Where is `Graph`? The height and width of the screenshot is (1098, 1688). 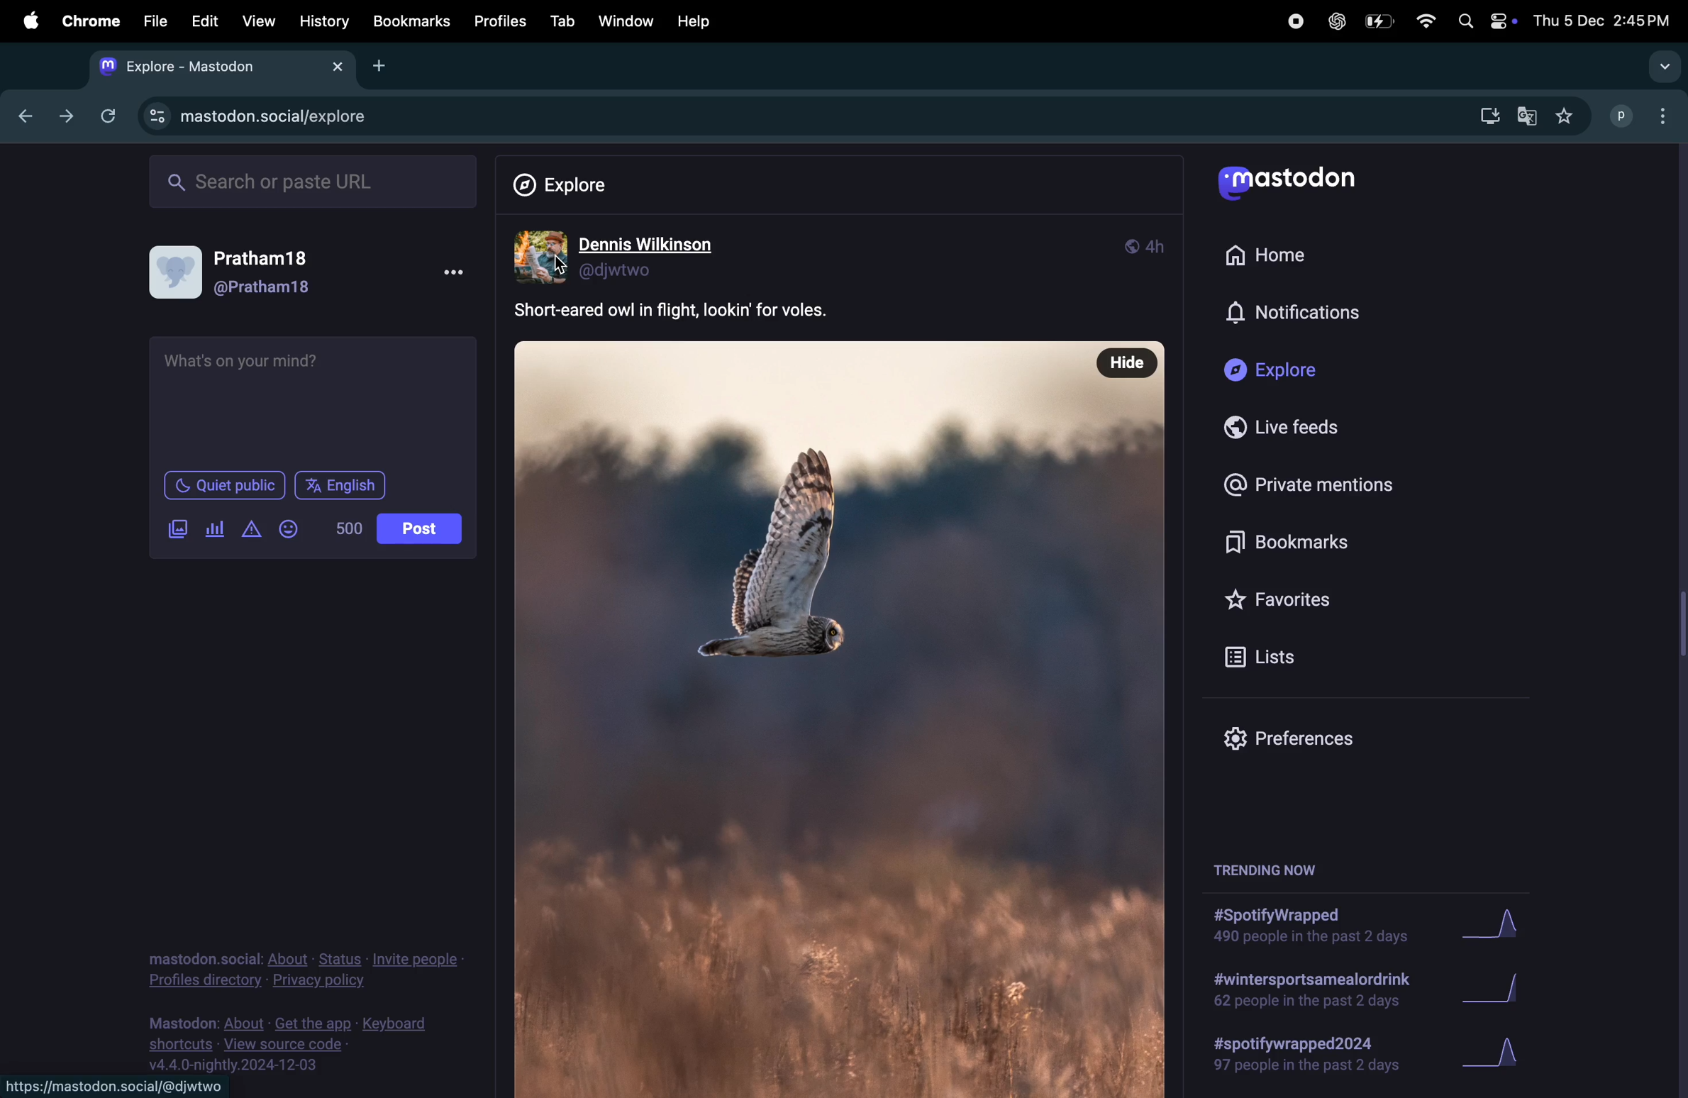
Graph is located at coordinates (1487, 925).